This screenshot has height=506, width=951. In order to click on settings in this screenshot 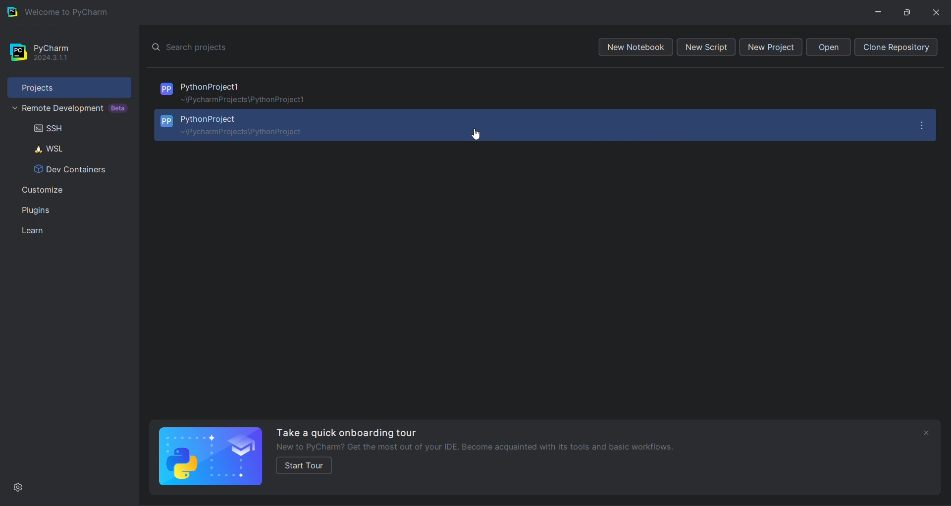, I will do `click(18, 488)`.